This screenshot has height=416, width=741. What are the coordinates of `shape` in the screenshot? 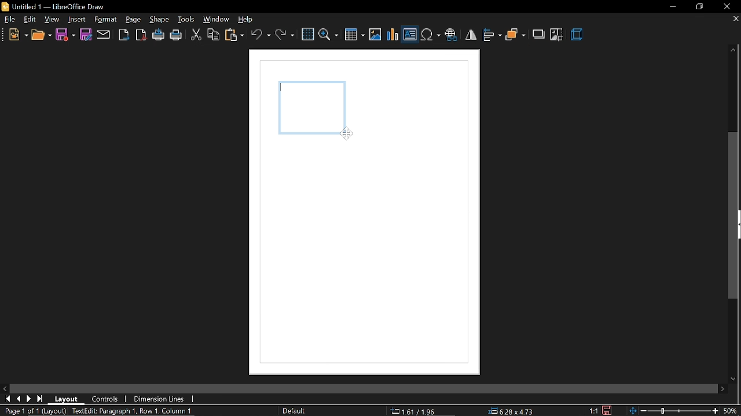 It's located at (160, 20).